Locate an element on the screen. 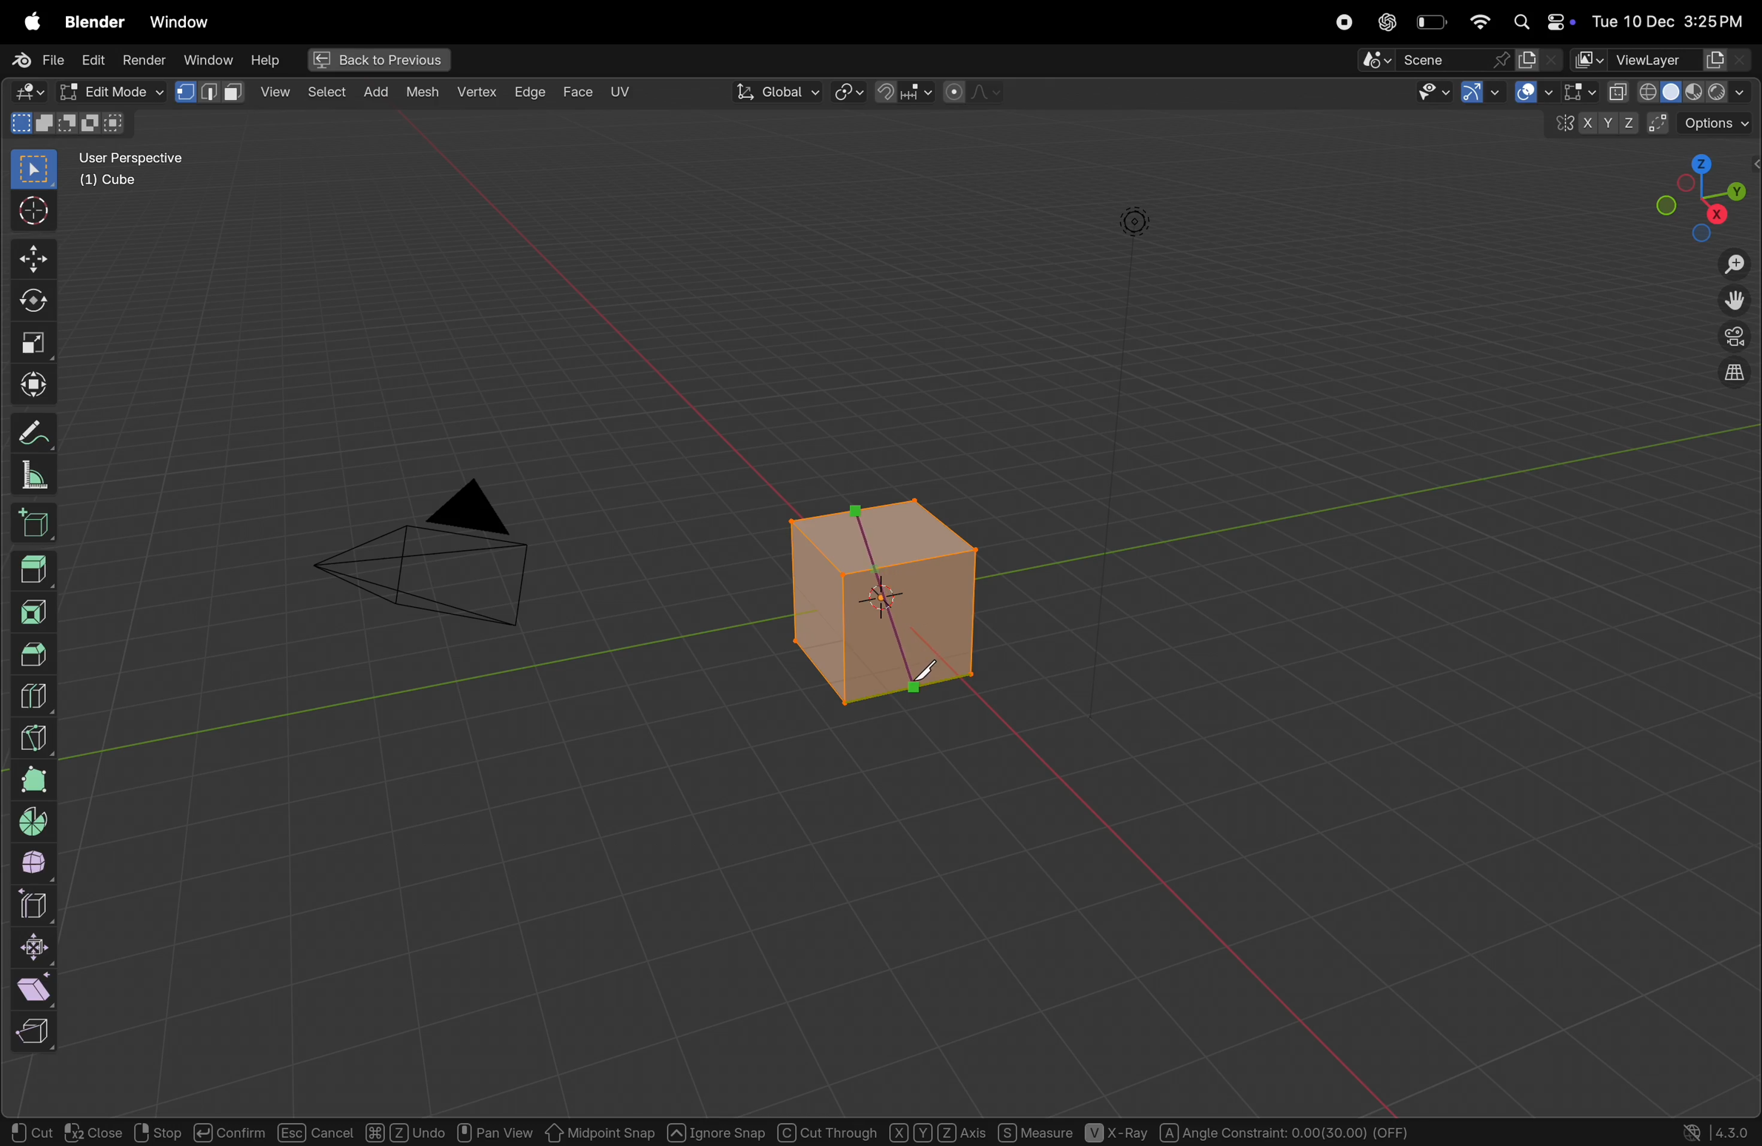 This screenshot has width=1762, height=1146. vertex is located at coordinates (478, 93).